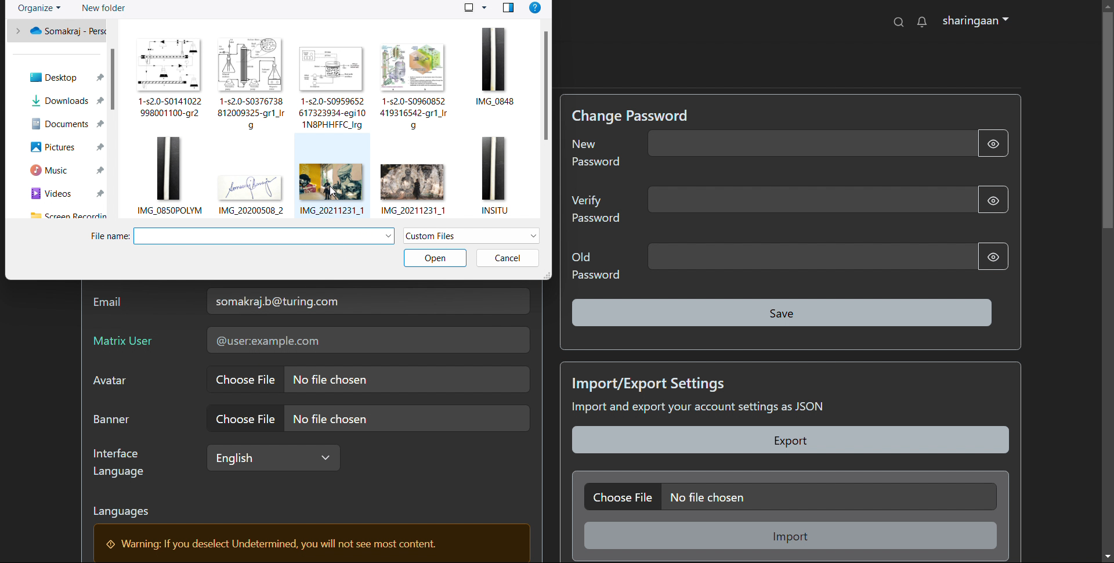 The height and width of the screenshot is (563, 1114). I want to click on file type, so click(472, 236).